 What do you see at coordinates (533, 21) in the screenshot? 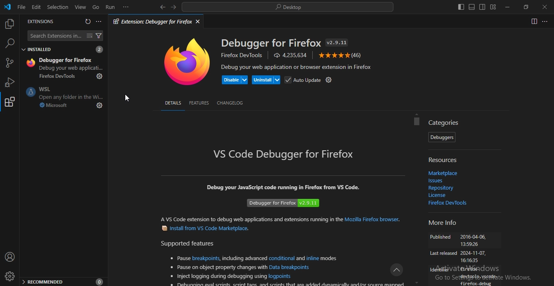
I see `spilt editor` at bounding box center [533, 21].